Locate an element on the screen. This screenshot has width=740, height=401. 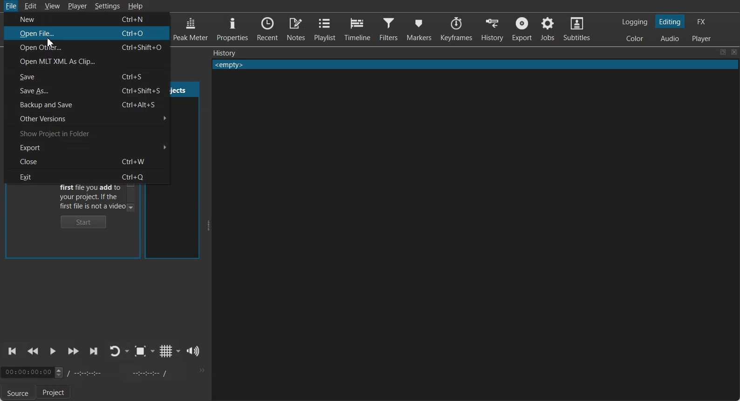
Start is located at coordinates (84, 222).